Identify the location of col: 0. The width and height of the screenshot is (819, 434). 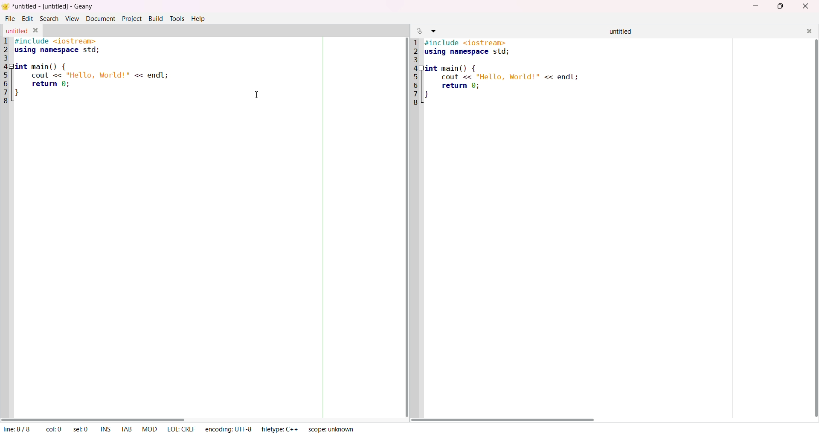
(50, 429).